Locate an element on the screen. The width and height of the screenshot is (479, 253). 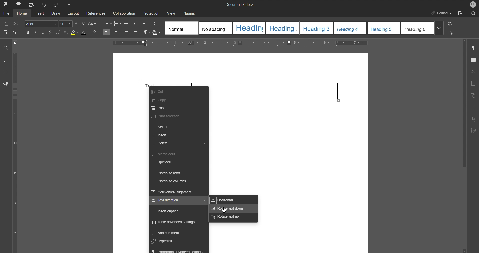
Select All is located at coordinates (451, 32).